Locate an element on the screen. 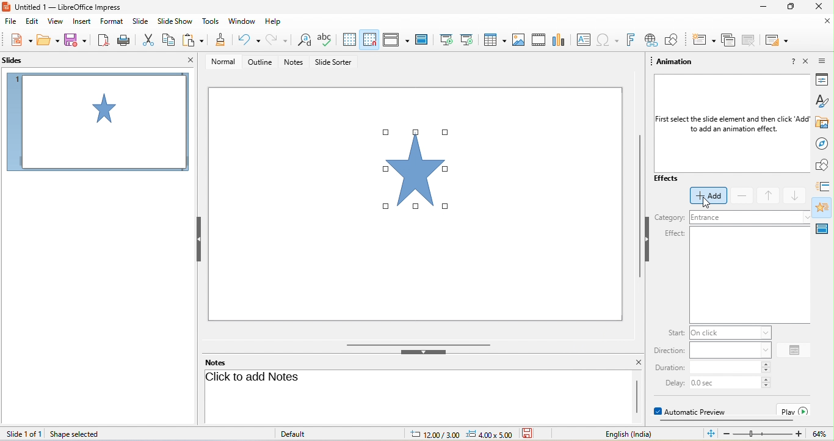 The image size is (834, 441). close is located at coordinates (188, 60).